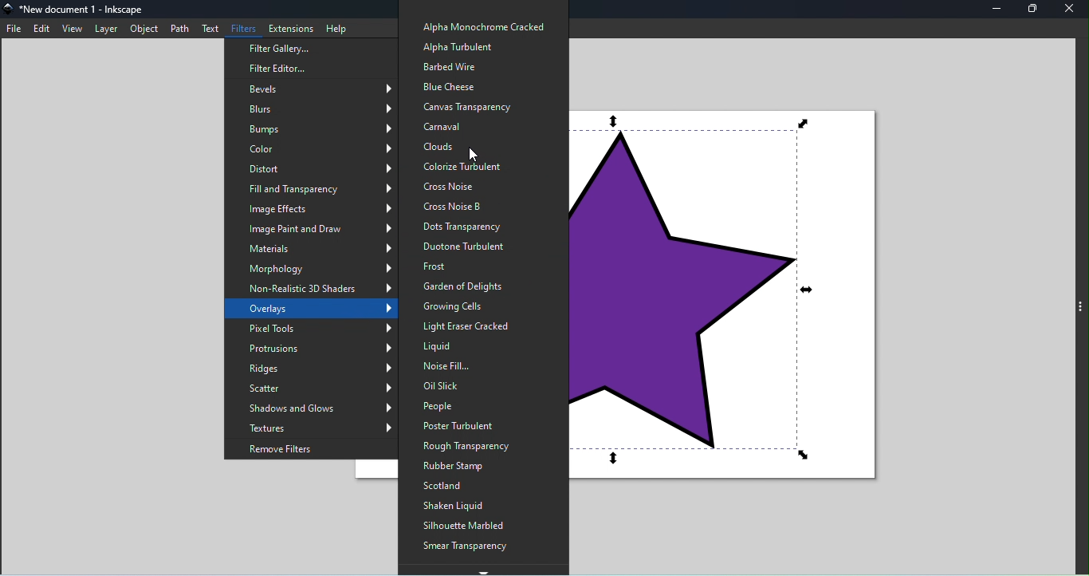 This screenshot has width=1089, height=576. Describe the element at coordinates (209, 28) in the screenshot. I see `Text` at that location.